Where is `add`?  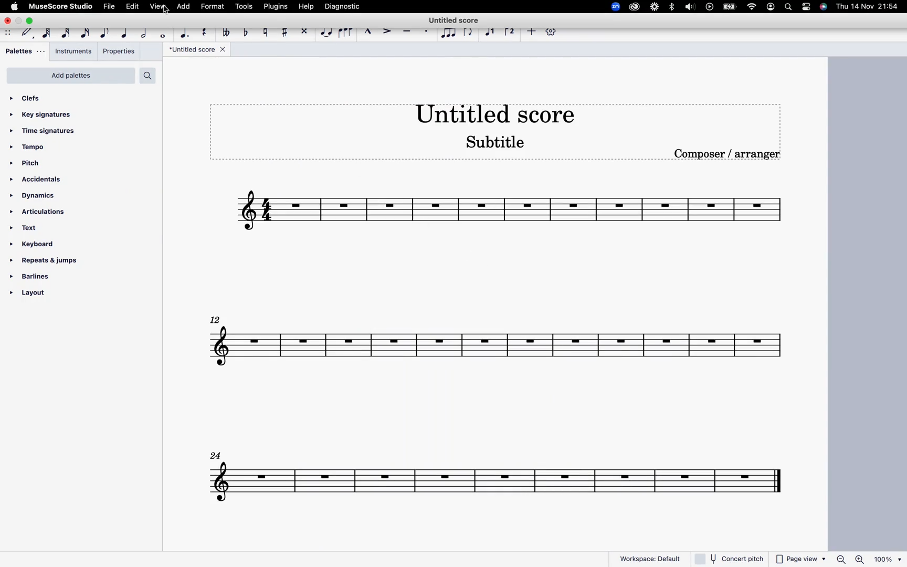 add is located at coordinates (183, 6).